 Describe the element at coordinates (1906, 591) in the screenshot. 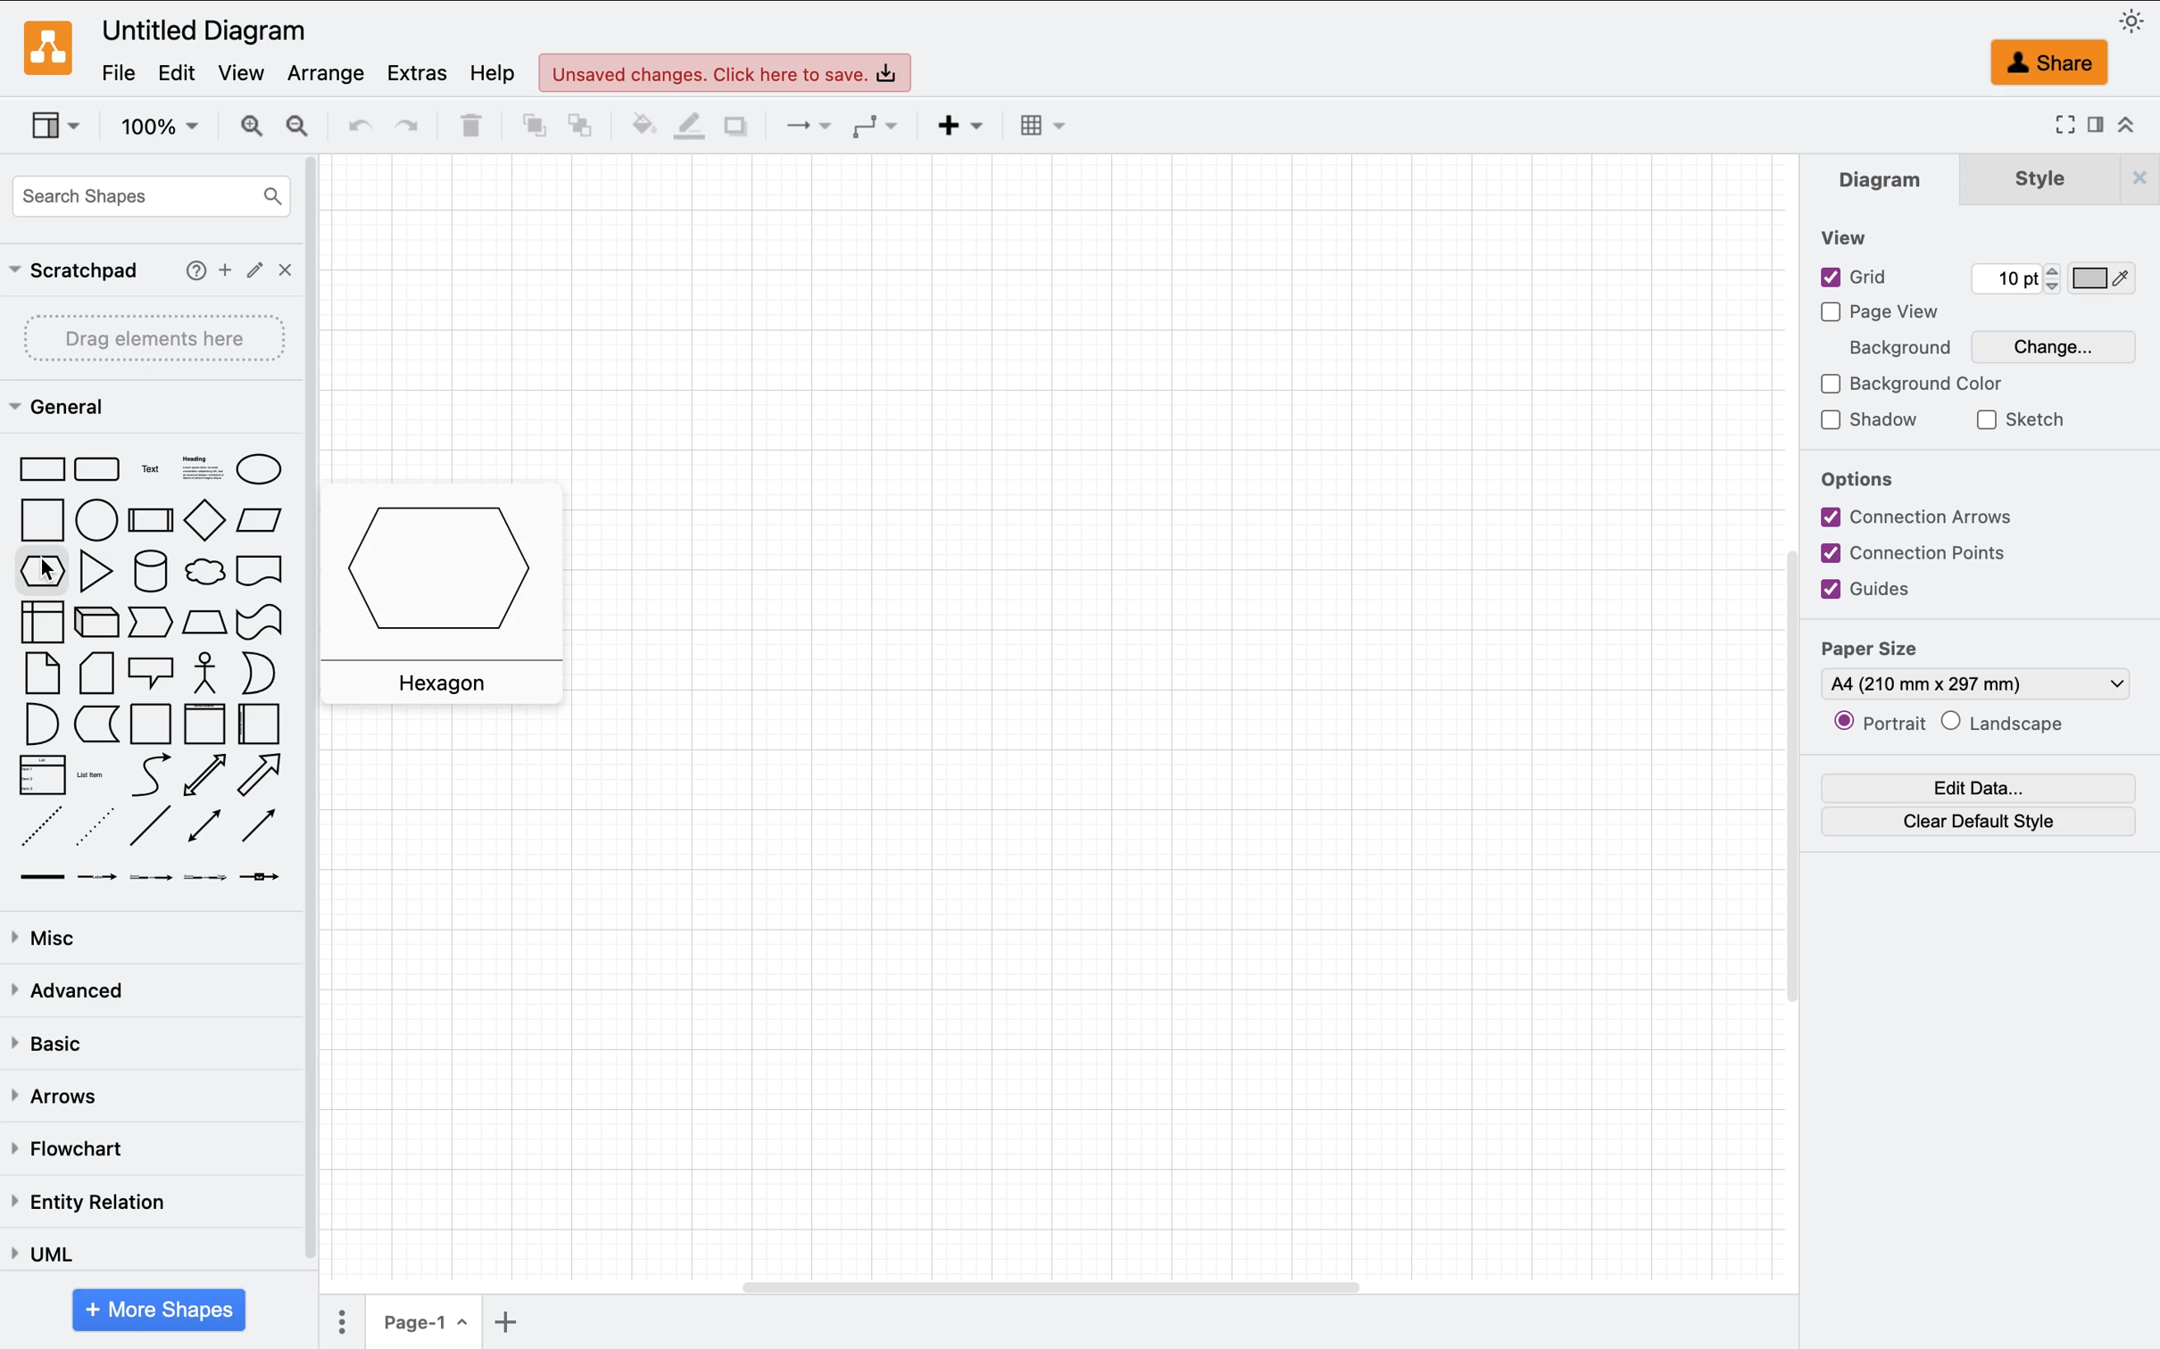

I see `guides` at that location.